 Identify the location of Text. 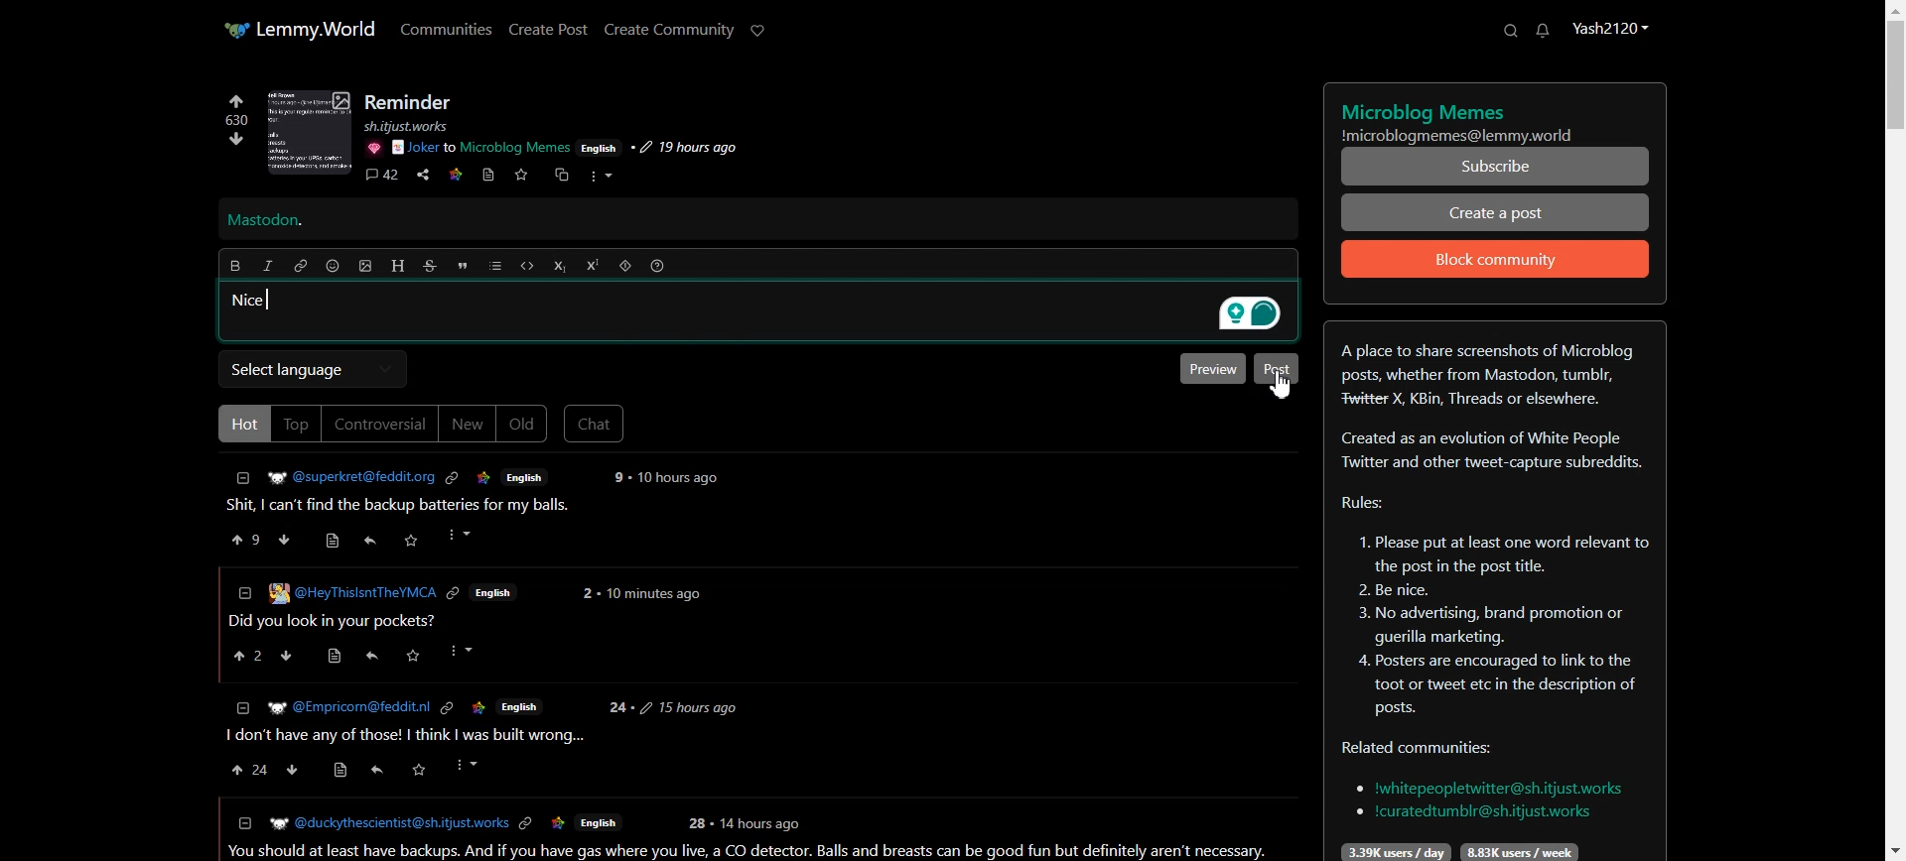
(251, 301).